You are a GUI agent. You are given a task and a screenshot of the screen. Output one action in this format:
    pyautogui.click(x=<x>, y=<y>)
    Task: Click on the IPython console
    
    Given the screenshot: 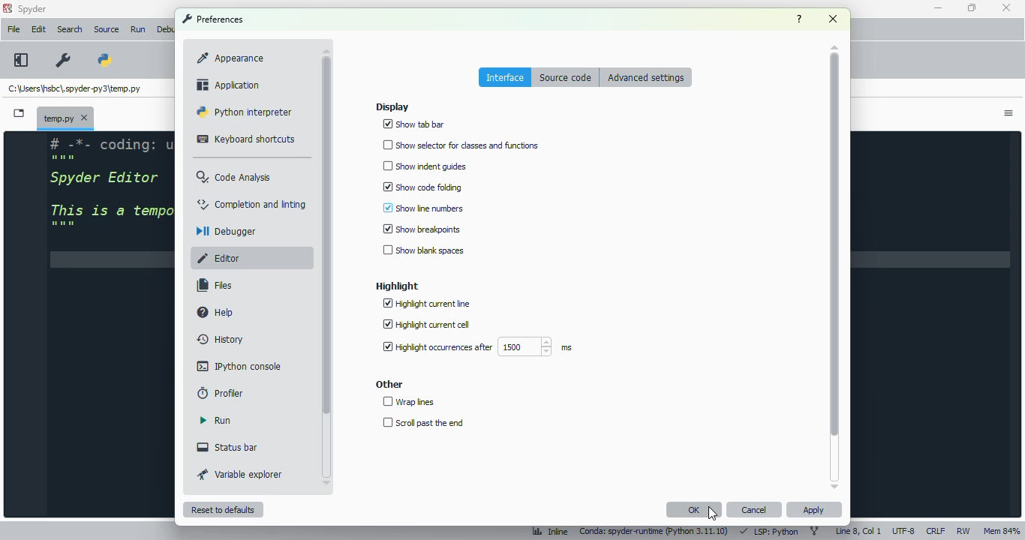 What is the action you would take?
    pyautogui.click(x=239, y=366)
    